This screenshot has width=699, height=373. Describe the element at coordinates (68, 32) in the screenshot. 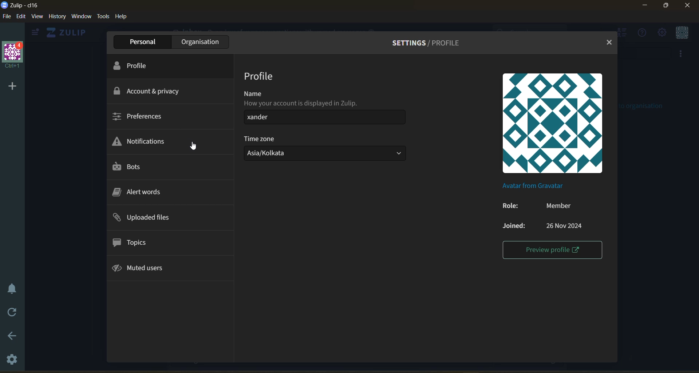

I see `home view` at that location.